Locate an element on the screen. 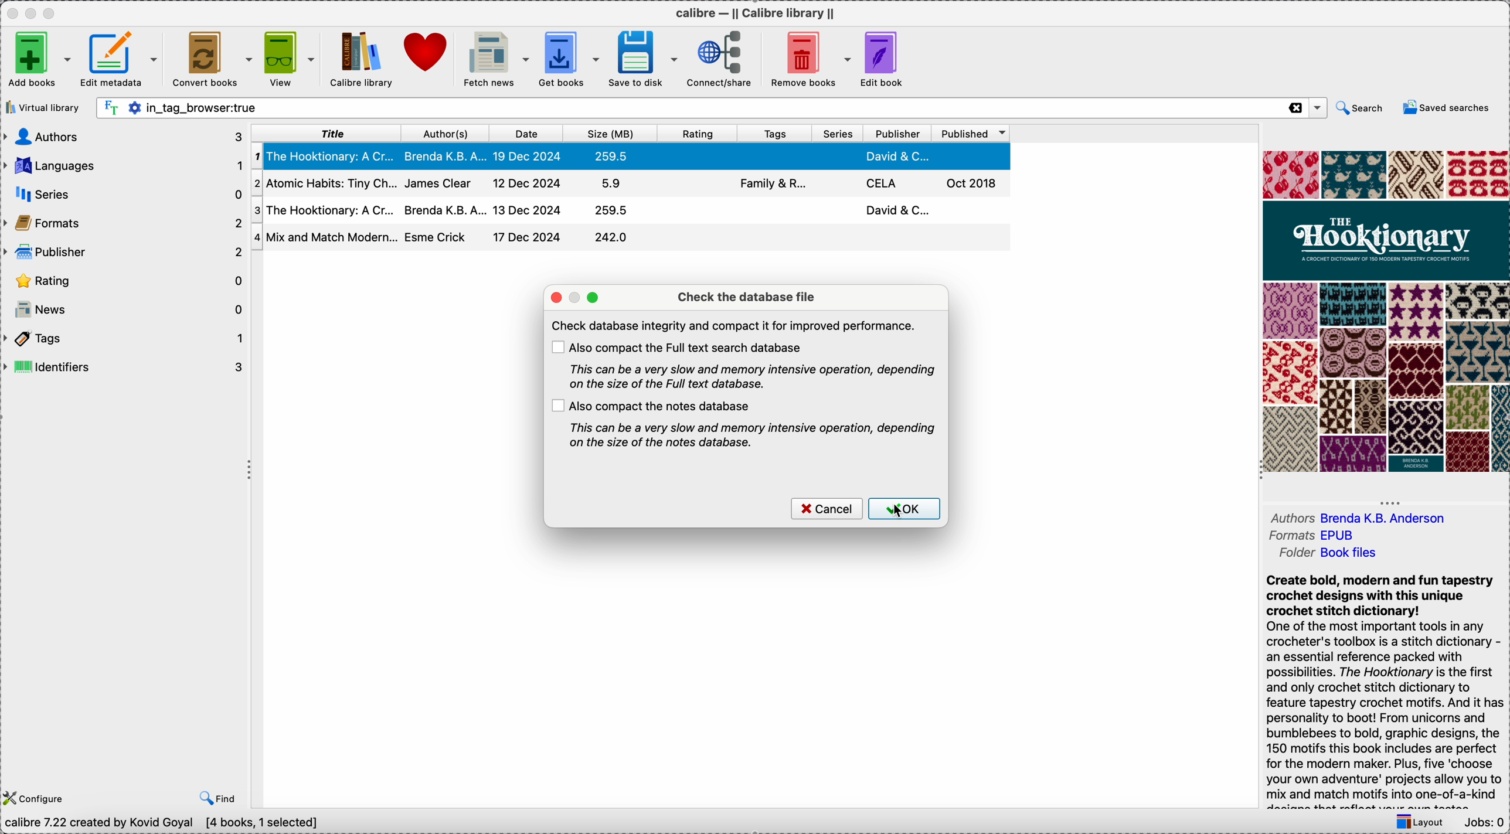 This screenshot has width=1510, height=834. also compact the notes database is located at coordinates (653, 405).